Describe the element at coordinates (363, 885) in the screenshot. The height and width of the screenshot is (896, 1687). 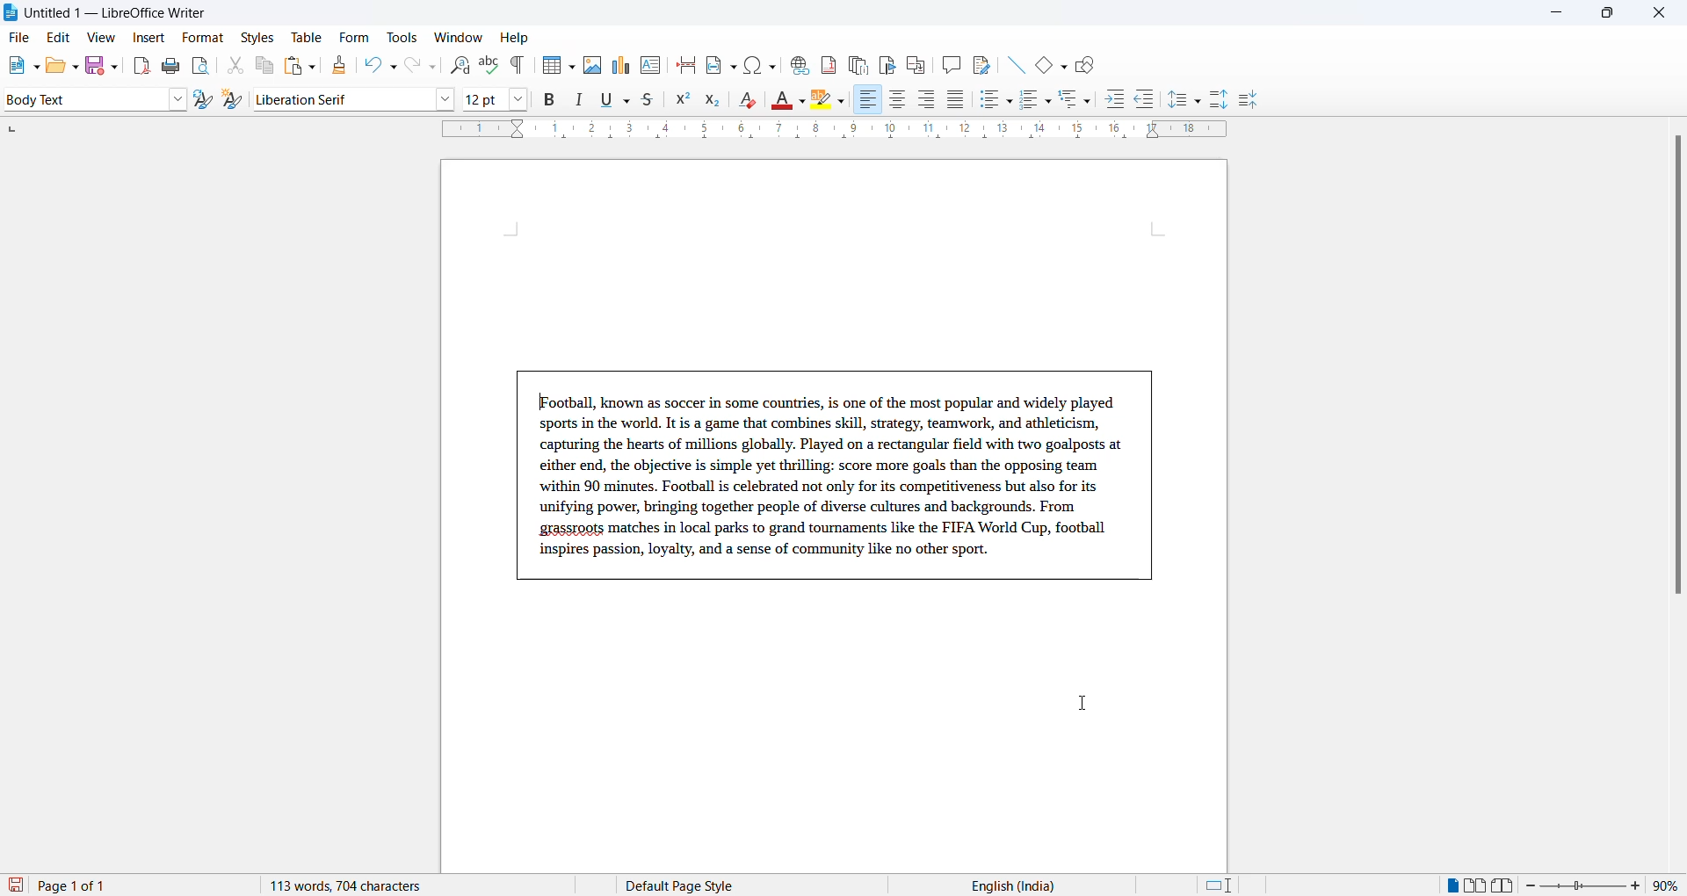
I see `words and character count ` at that location.